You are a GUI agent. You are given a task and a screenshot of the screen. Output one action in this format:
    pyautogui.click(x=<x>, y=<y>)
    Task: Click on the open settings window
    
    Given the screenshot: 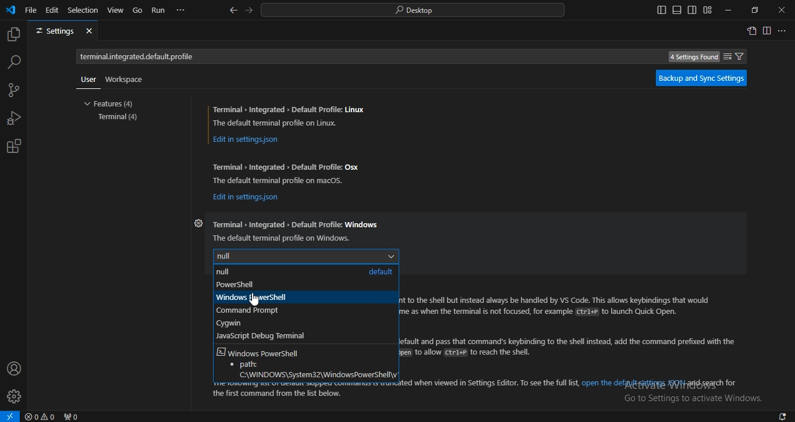 What is the action you would take?
    pyautogui.click(x=751, y=31)
    